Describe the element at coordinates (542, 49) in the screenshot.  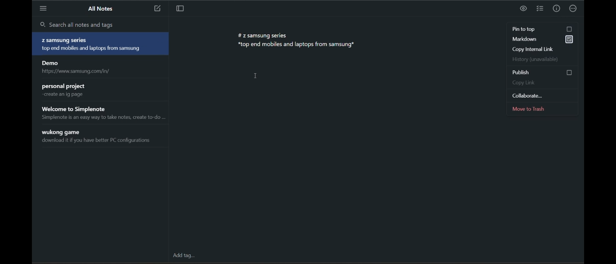
I see `copy internal link` at that location.